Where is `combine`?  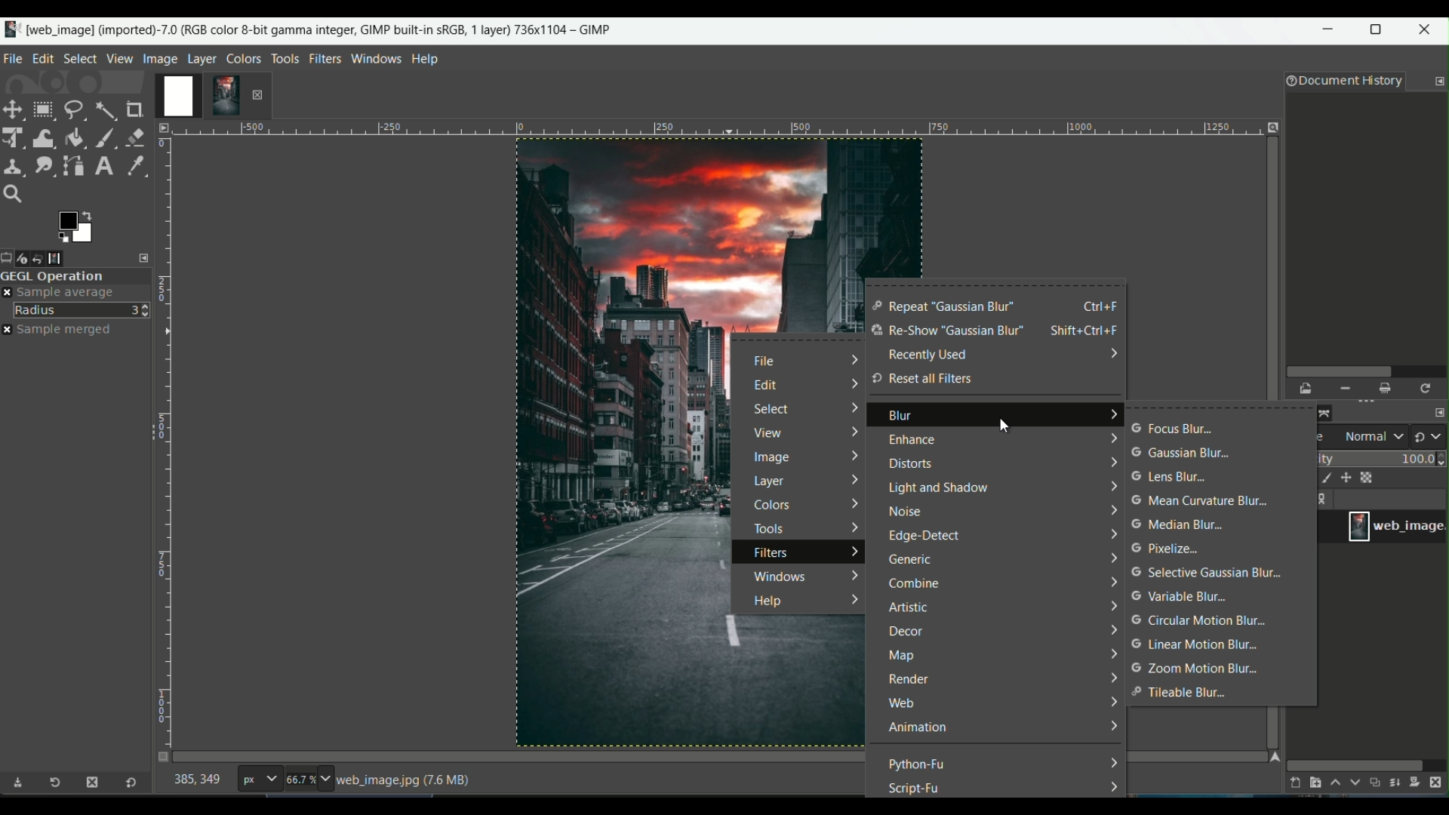 combine is located at coordinates (915, 584).